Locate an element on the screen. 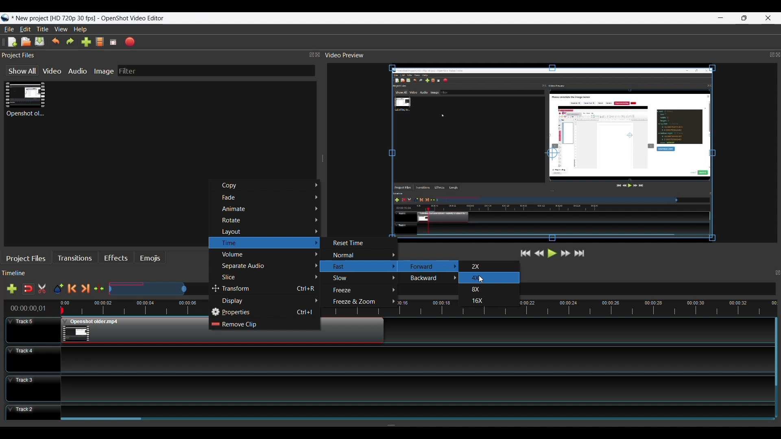 The width and height of the screenshot is (781, 439). Openshot Desktop icon is located at coordinates (5, 19).